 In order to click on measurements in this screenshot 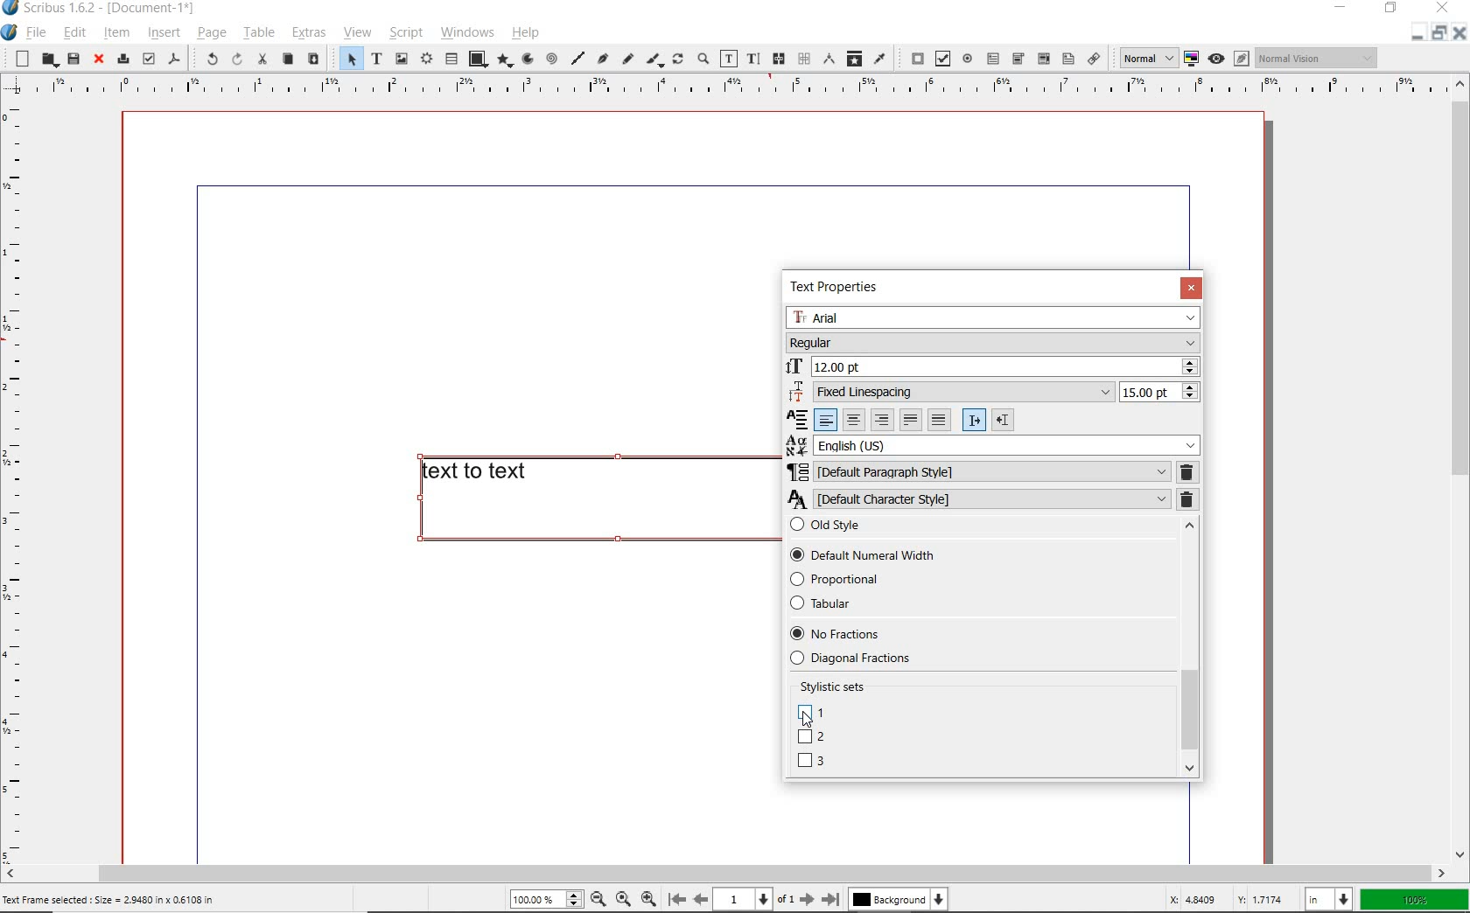, I will do `click(828, 59)`.